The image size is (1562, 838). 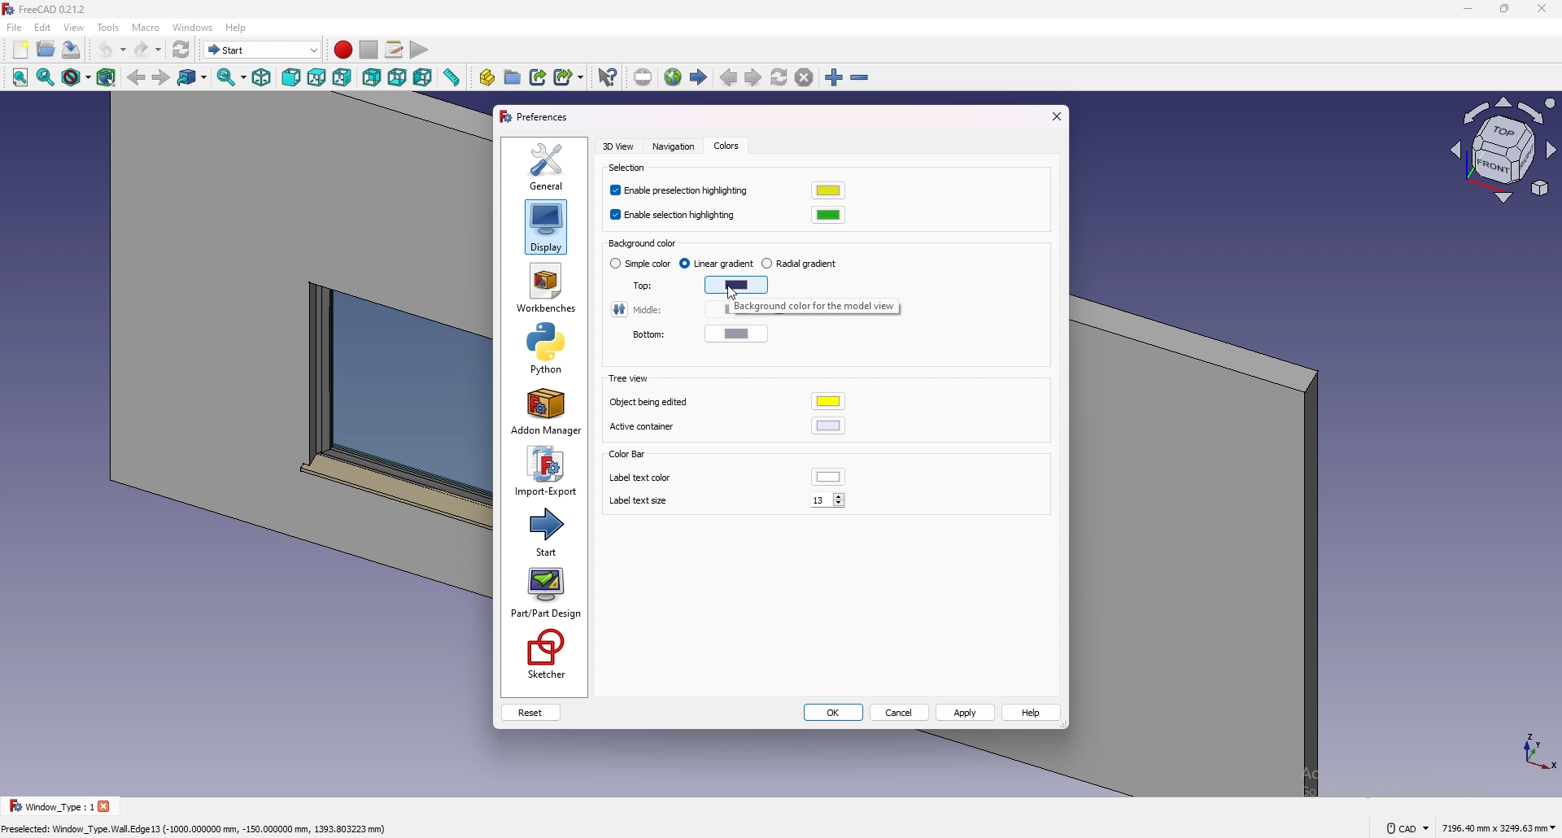 I want to click on workbenches, so click(x=546, y=288).